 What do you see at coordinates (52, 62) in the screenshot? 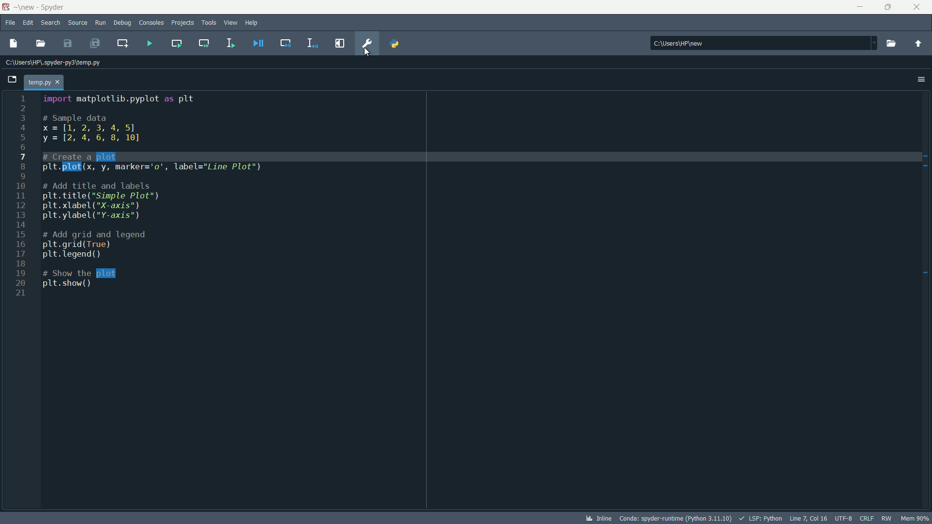
I see `current file directory` at bounding box center [52, 62].